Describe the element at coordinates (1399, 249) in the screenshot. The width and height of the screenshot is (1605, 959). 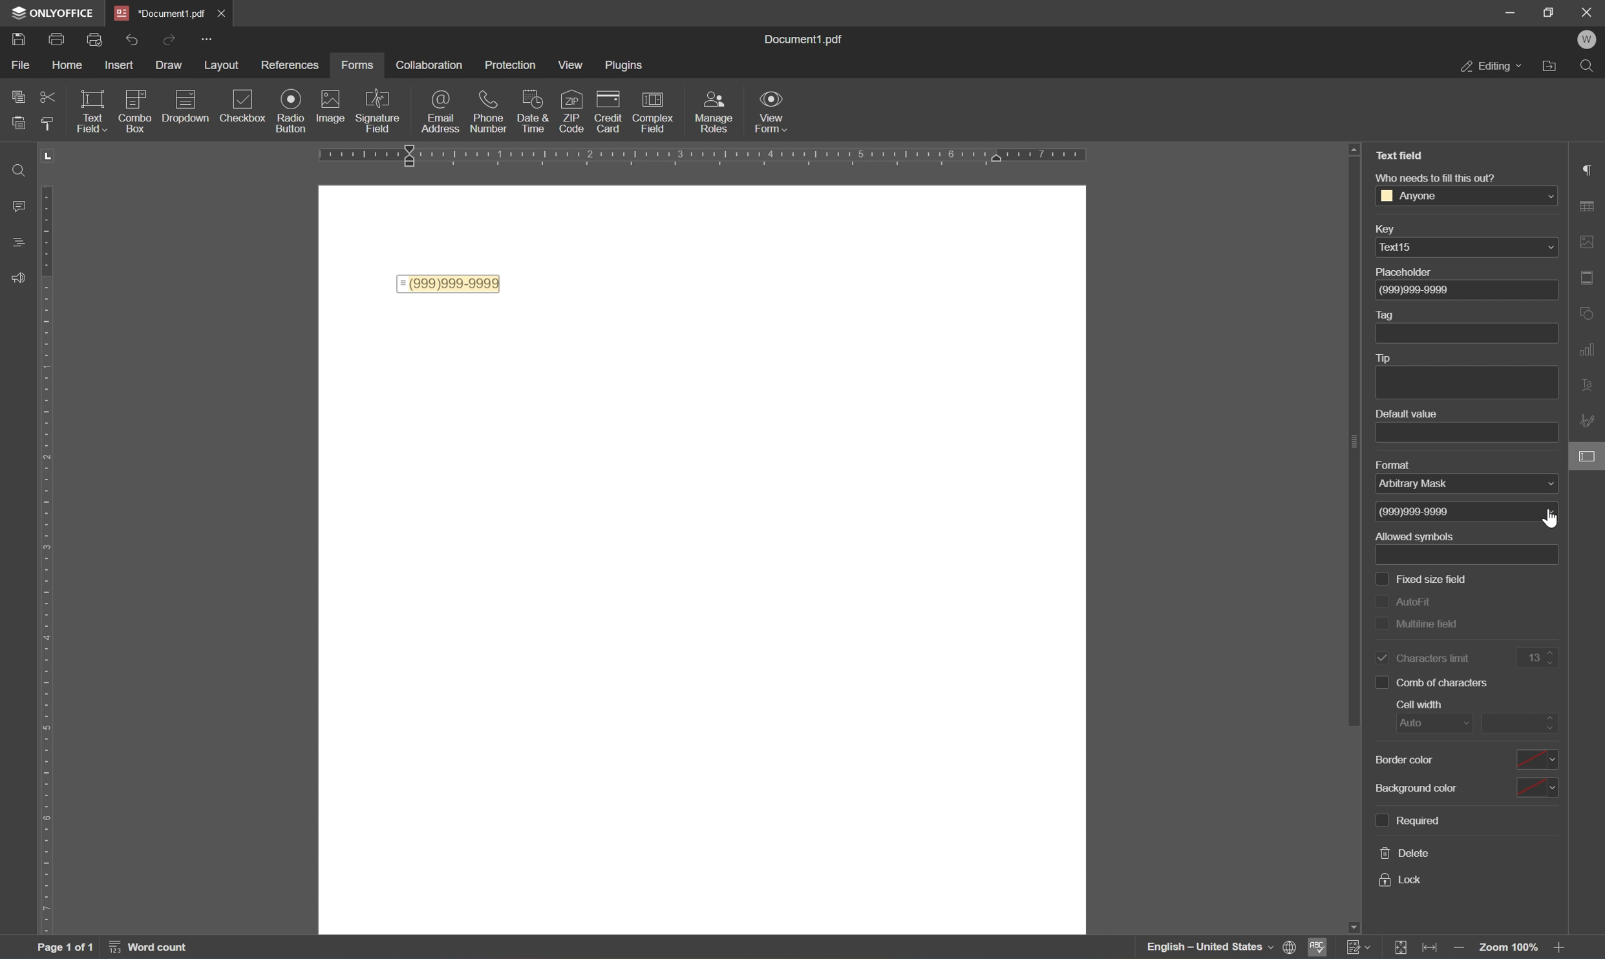
I see `text15` at that location.